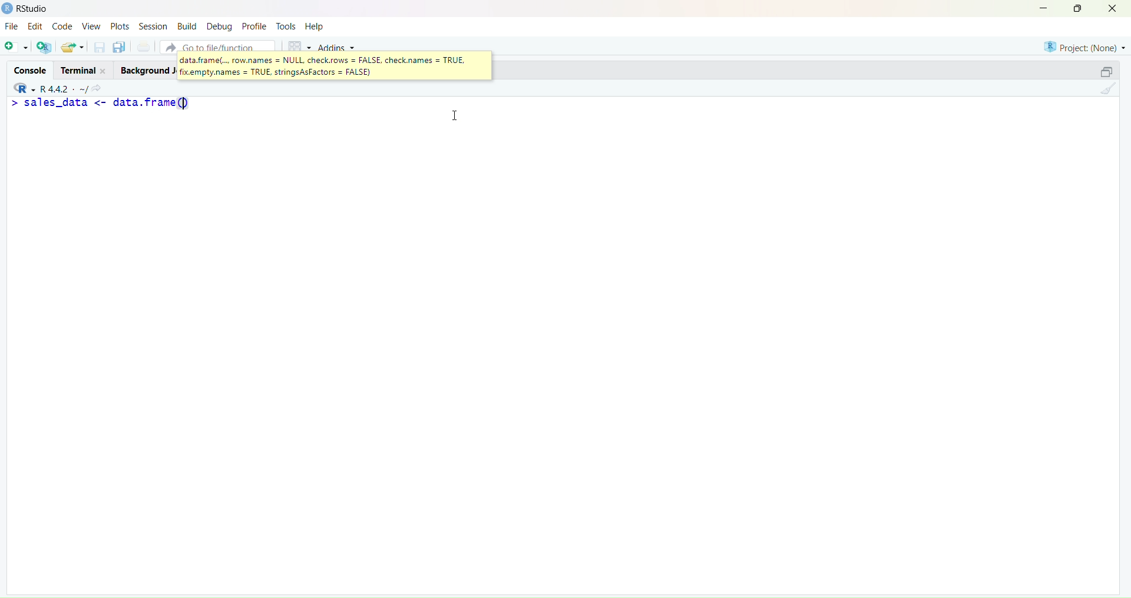 This screenshot has height=598, width=1131. I want to click on Project: (None), so click(1084, 45).